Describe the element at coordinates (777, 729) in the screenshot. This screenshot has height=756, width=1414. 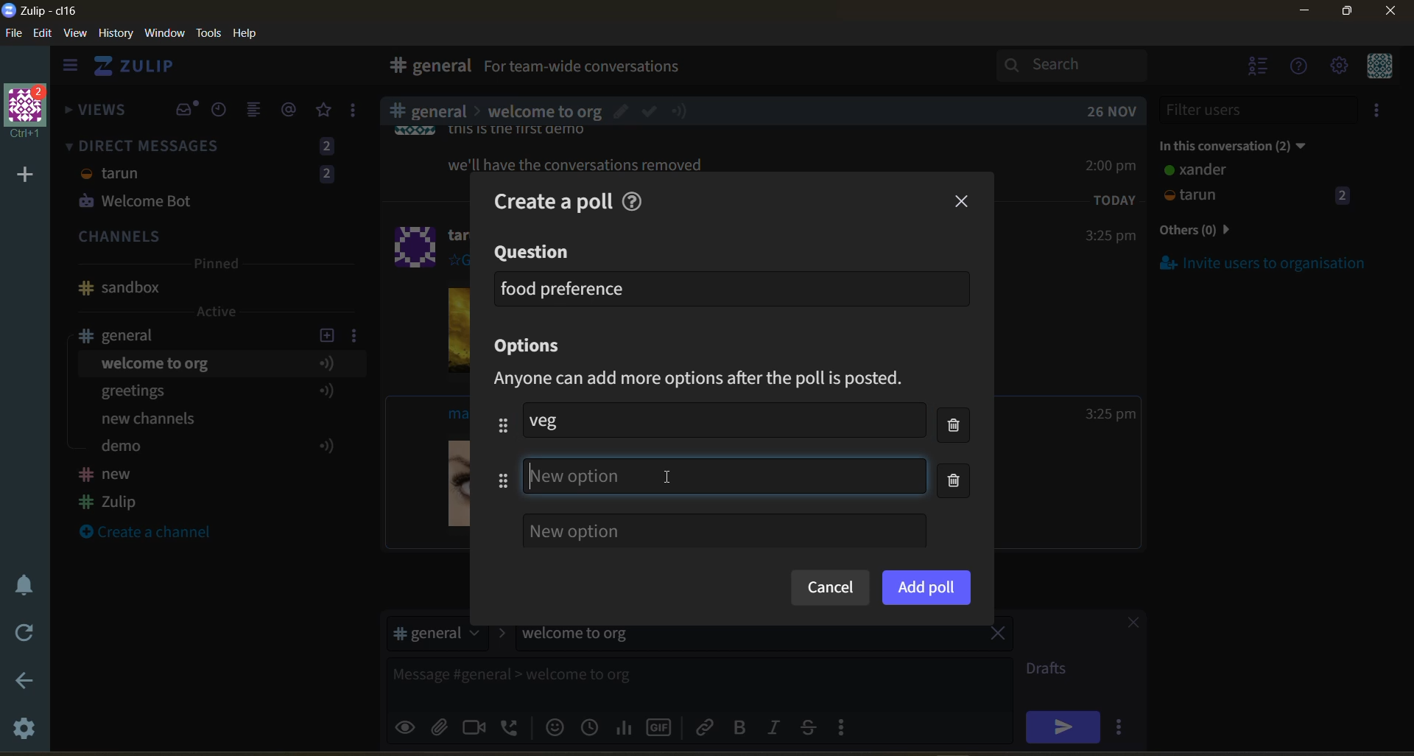
I see `italic` at that location.